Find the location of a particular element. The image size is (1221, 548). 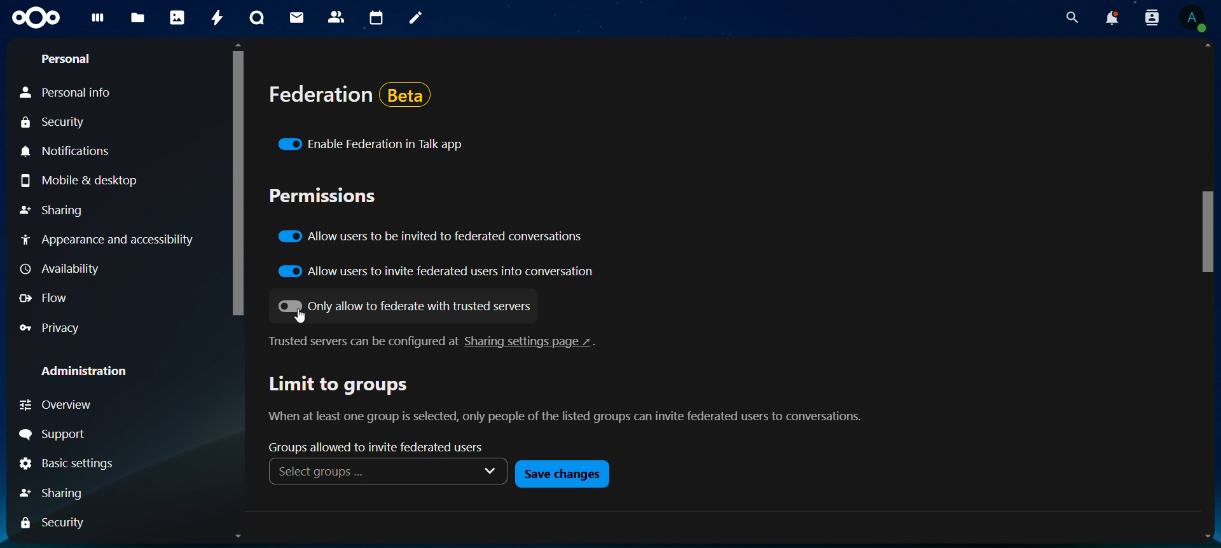

view profile is located at coordinates (1194, 19).